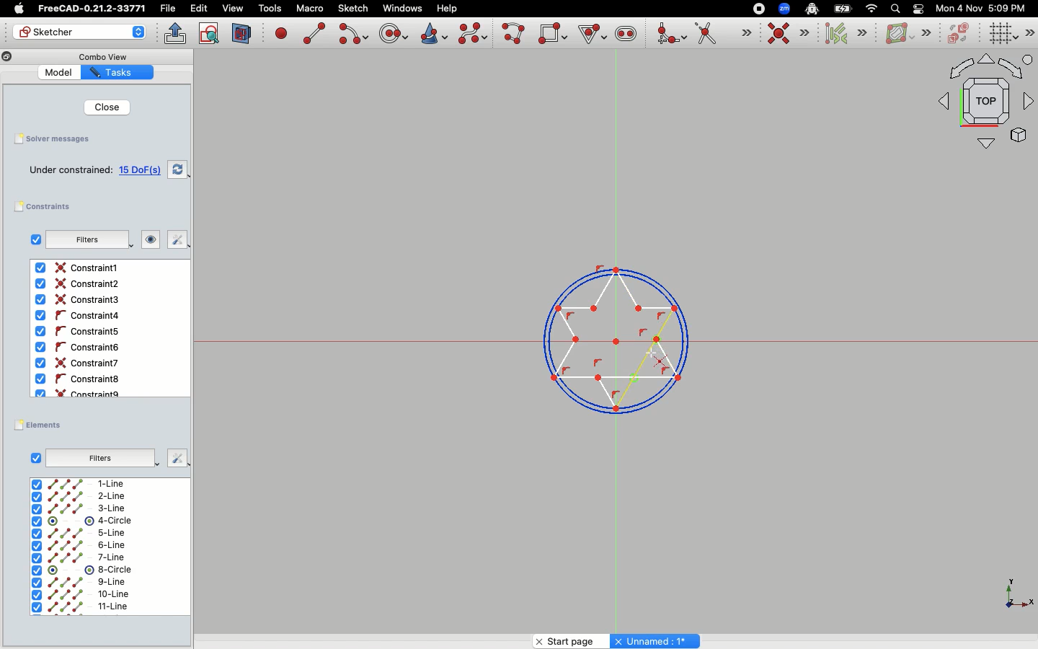 The width and height of the screenshot is (1038, 649). I want to click on Create line, so click(314, 33).